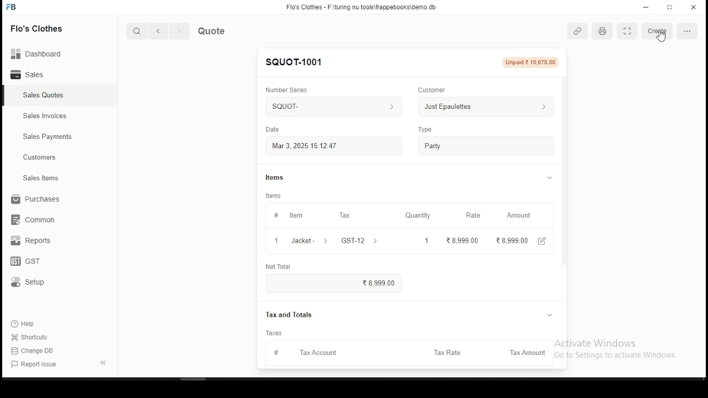  What do you see at coordinates (35, 75) in the screenshot?
I see `sales` at bounding box center [35, 75].